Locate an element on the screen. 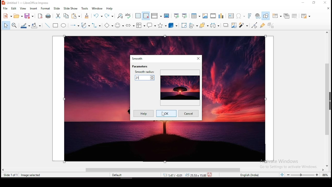 This screenshot has height=187, width=332. close is located at coordinates (328, 8).